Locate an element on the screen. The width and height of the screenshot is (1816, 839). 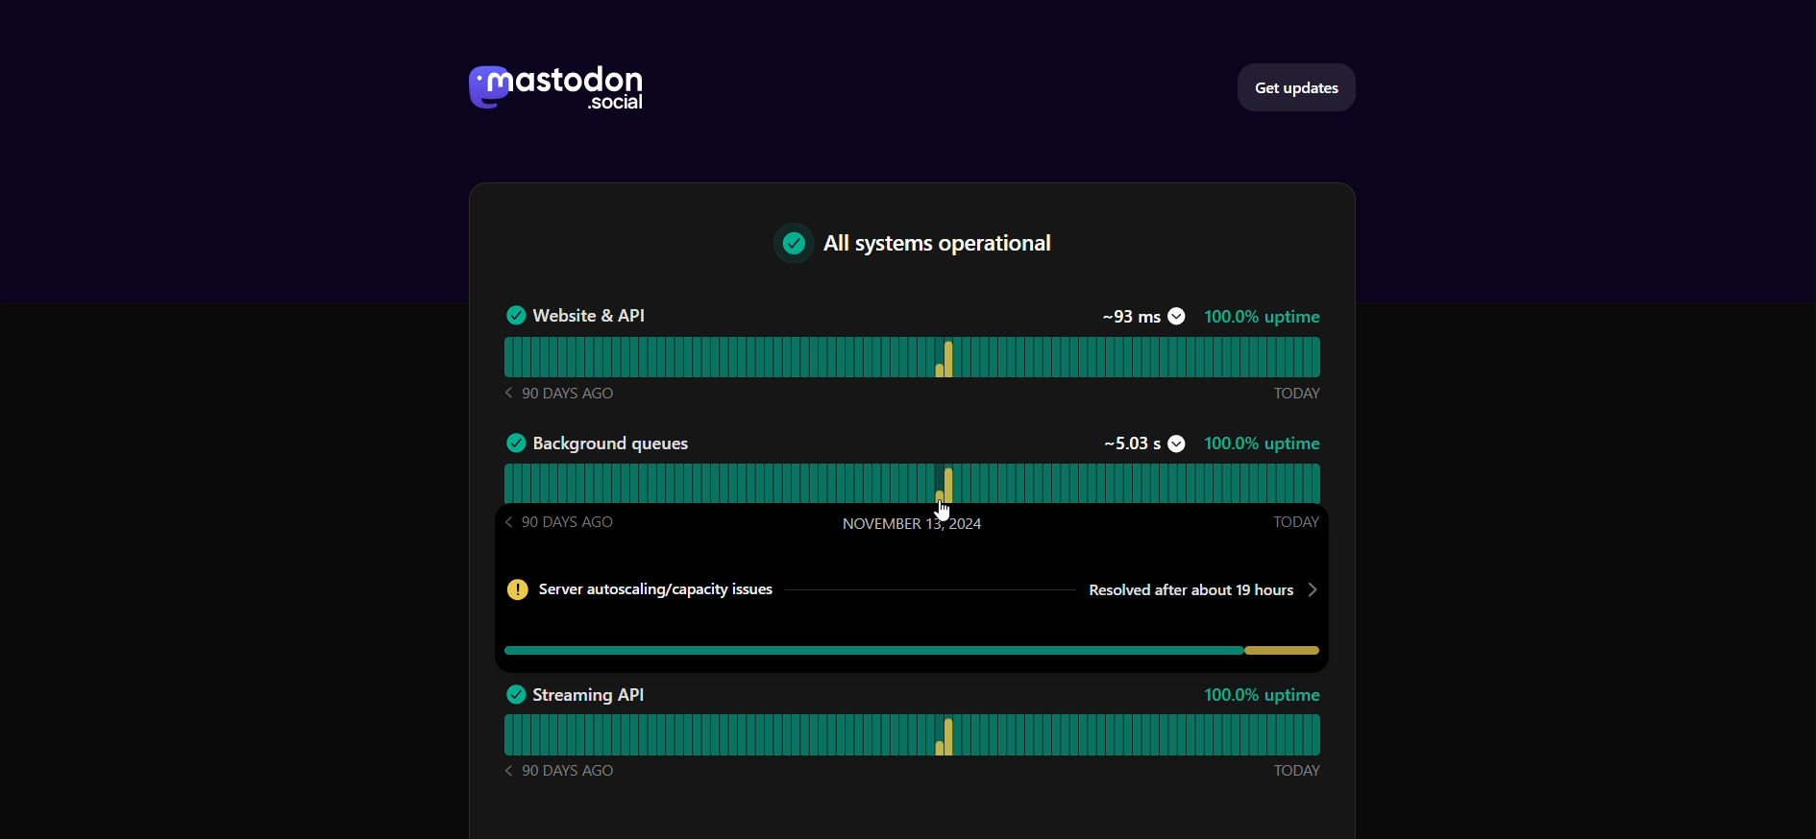
mastodon social is located at coordinates (568, 84).